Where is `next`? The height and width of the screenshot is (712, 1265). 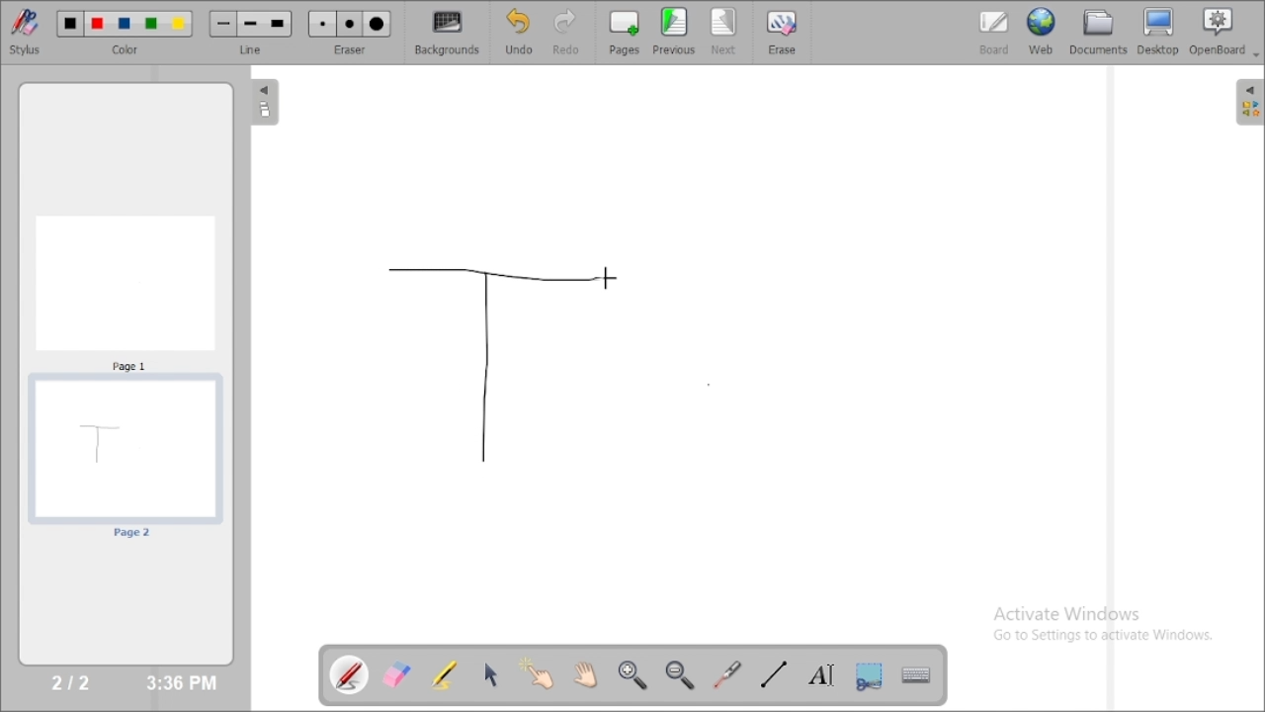 next is located at coordinates (724, 32).